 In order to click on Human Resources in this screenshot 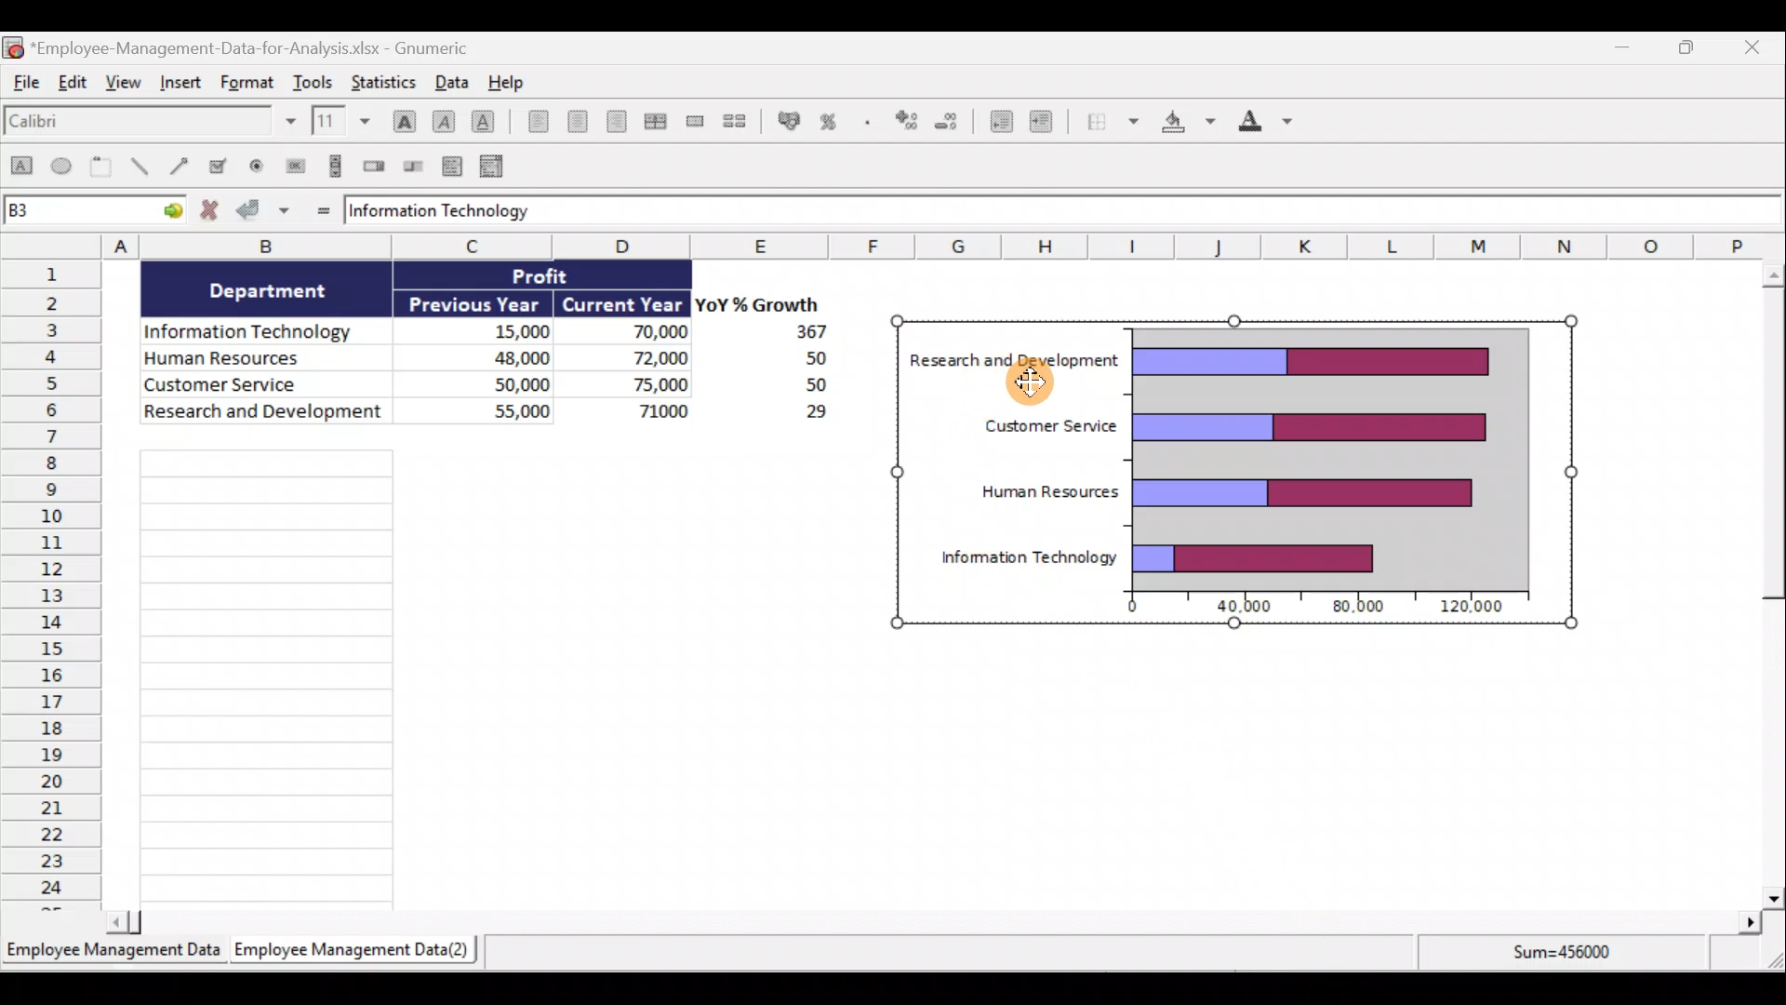, I will do `click(259, 359)`.